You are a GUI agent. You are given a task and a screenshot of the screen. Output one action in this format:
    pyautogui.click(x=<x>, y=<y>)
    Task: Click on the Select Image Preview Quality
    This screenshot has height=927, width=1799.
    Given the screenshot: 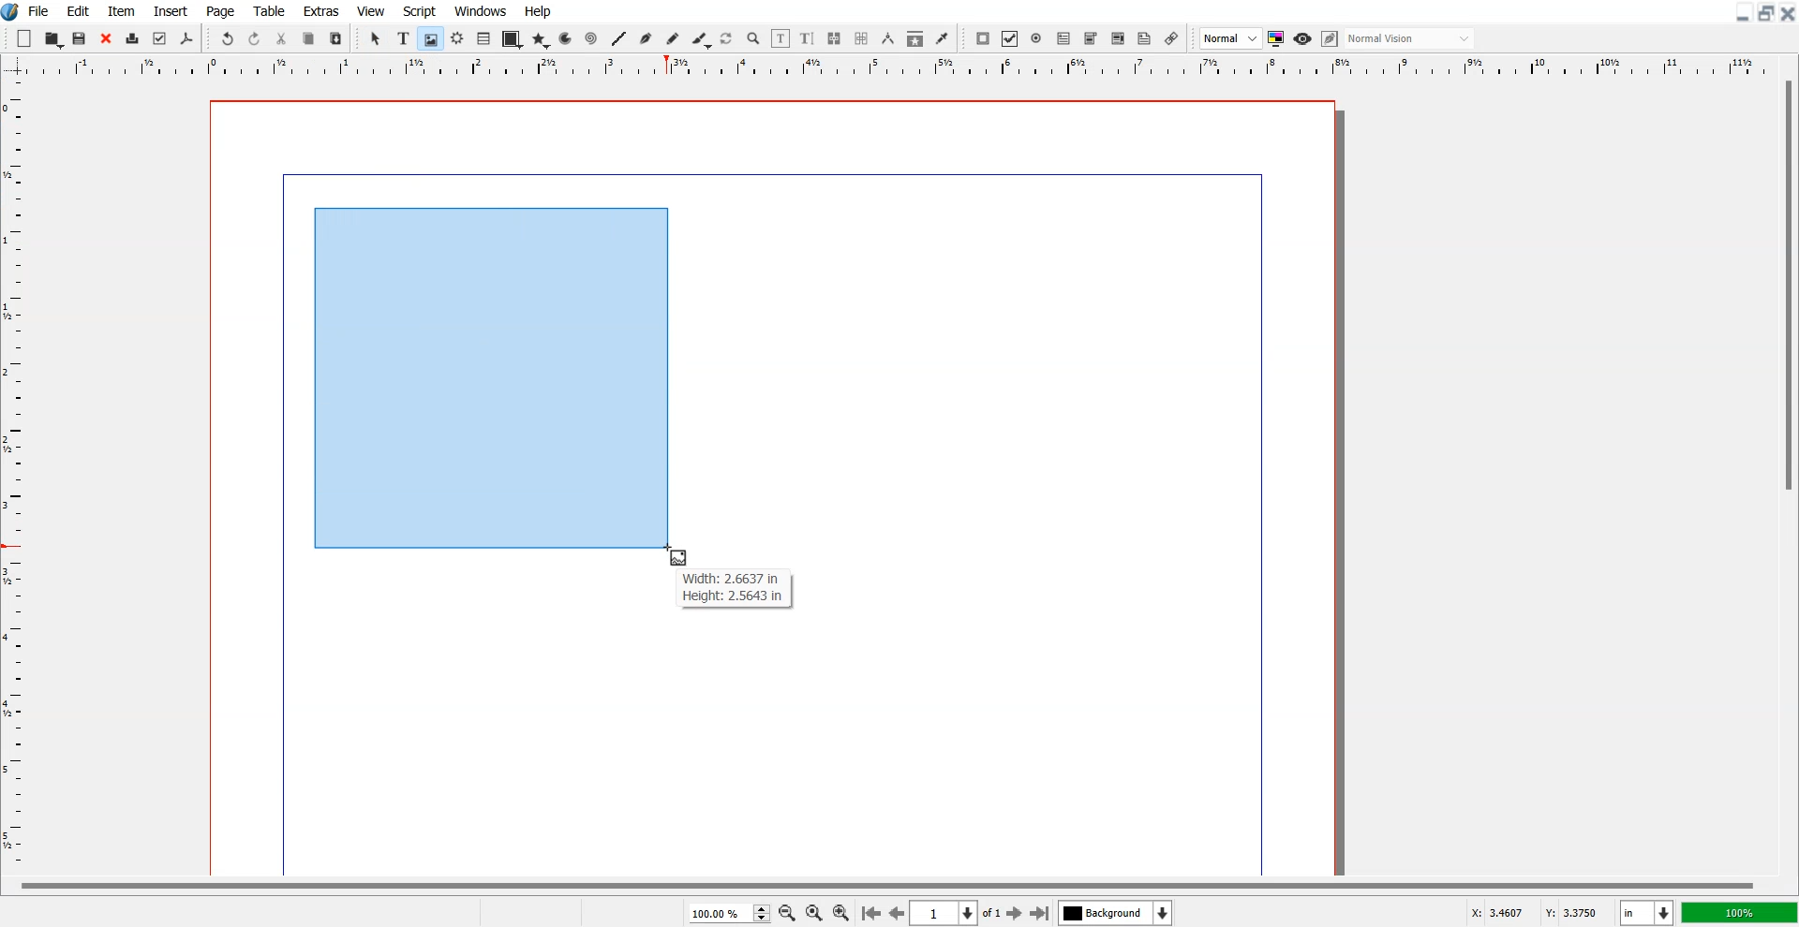 What is the action you would take?
    pyautogui.click(x=1230, y=38)
    